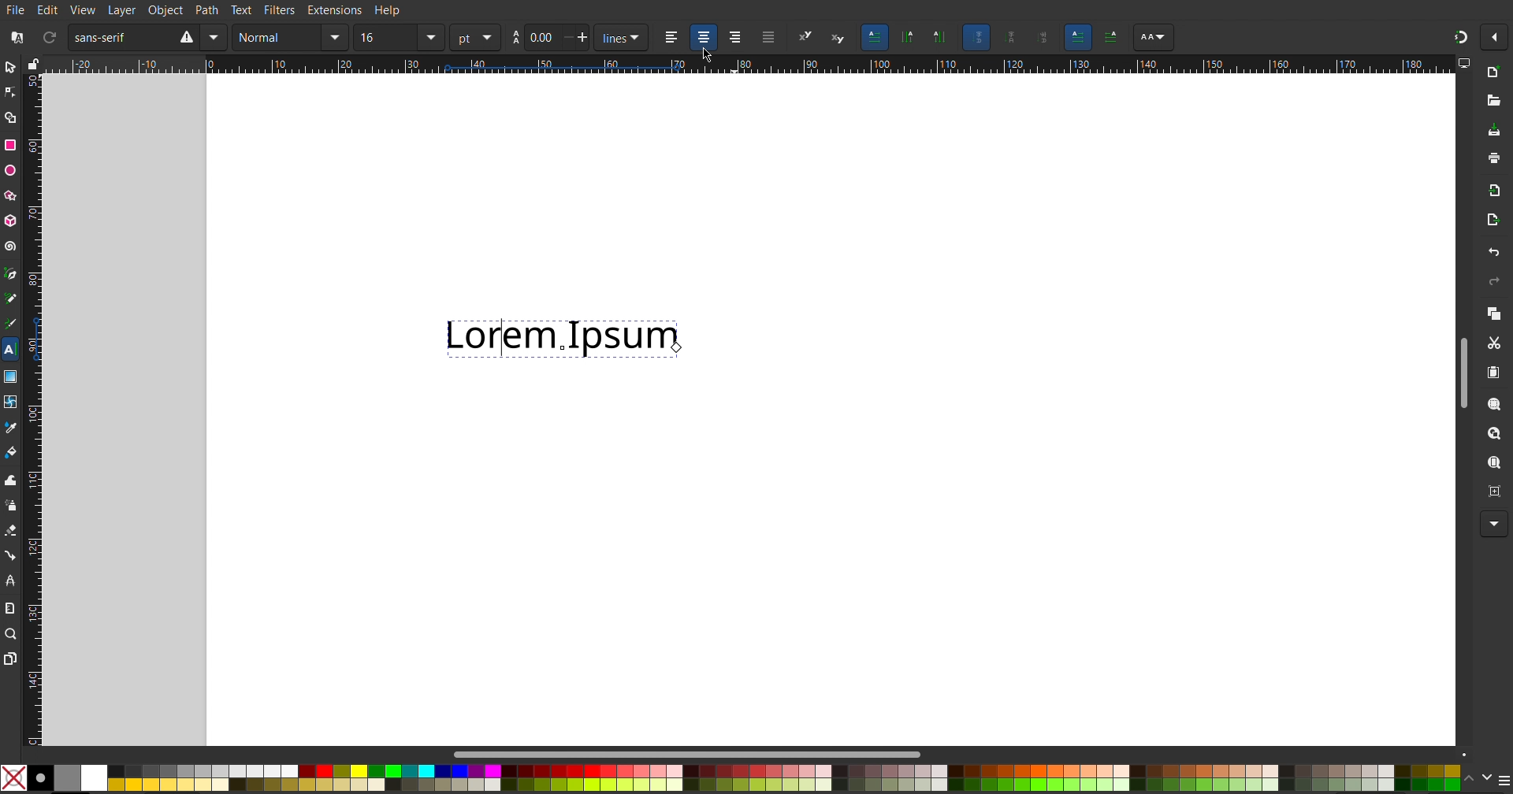  I want to click on Zoom Screen, so click(1496, 462).